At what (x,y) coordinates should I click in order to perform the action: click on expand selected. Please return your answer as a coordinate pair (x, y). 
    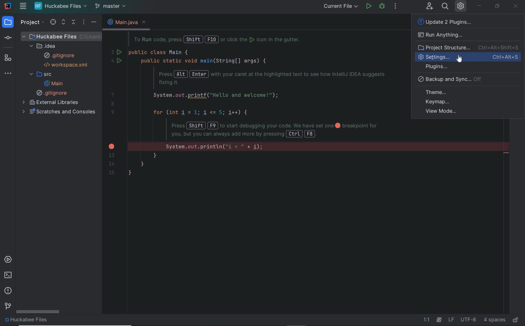
    Looking at the image, I should click on (63, 23).